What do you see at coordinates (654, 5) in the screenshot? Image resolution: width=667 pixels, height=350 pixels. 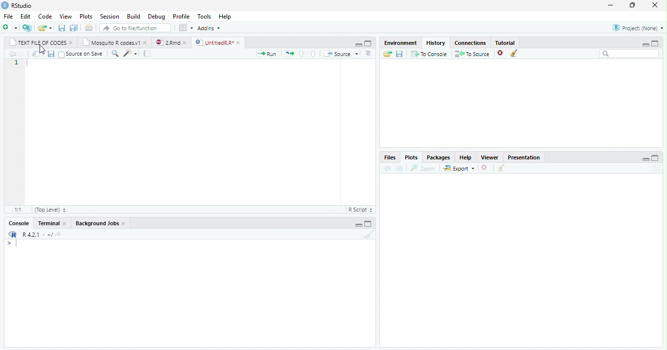 I see `close` at bounding box center [654, 5].